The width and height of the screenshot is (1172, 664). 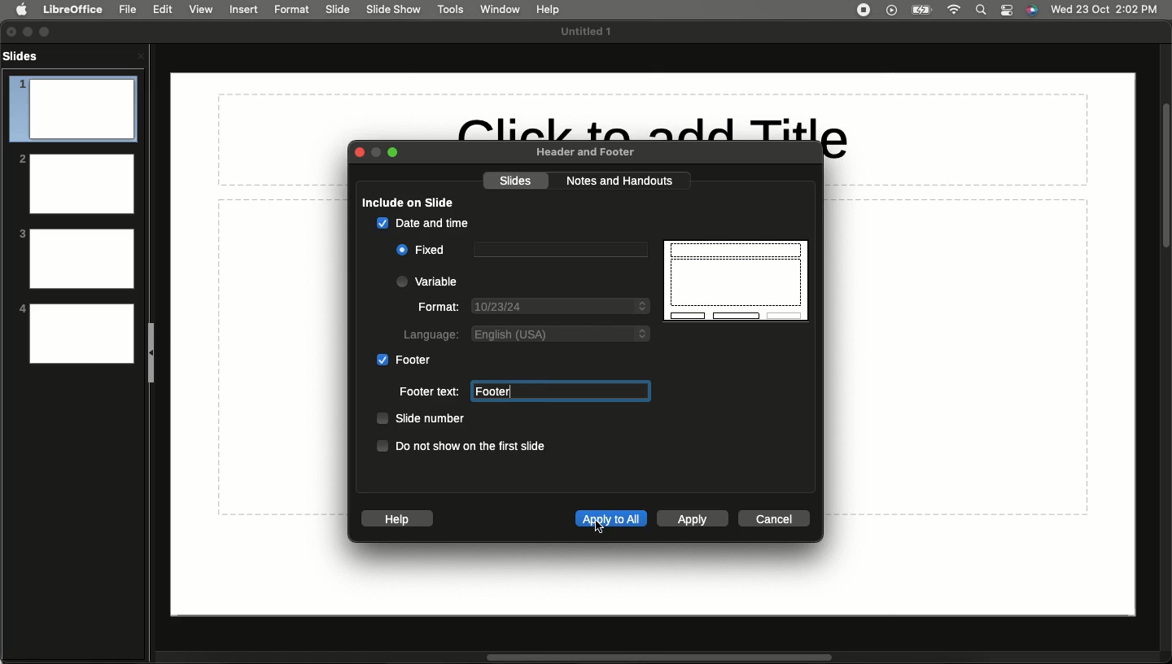 I want to click on Internet, so click(x=956, y=10).